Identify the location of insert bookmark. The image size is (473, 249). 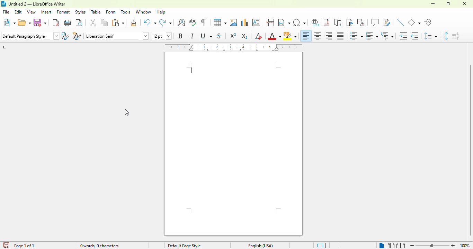
(349, 22).